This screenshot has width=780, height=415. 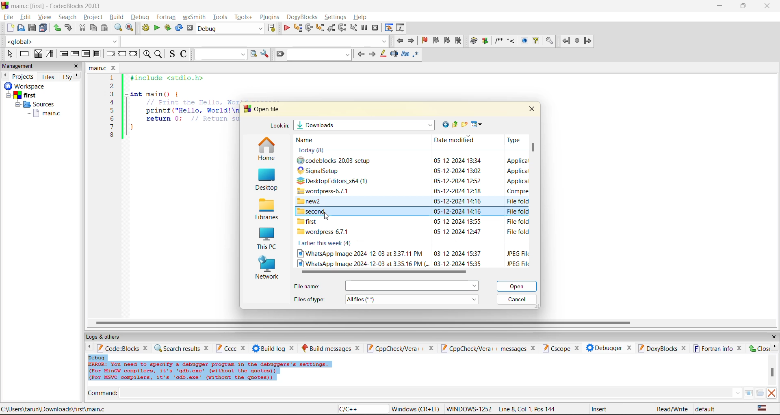 I want to click on zoom in, so click(x=147, y=54).